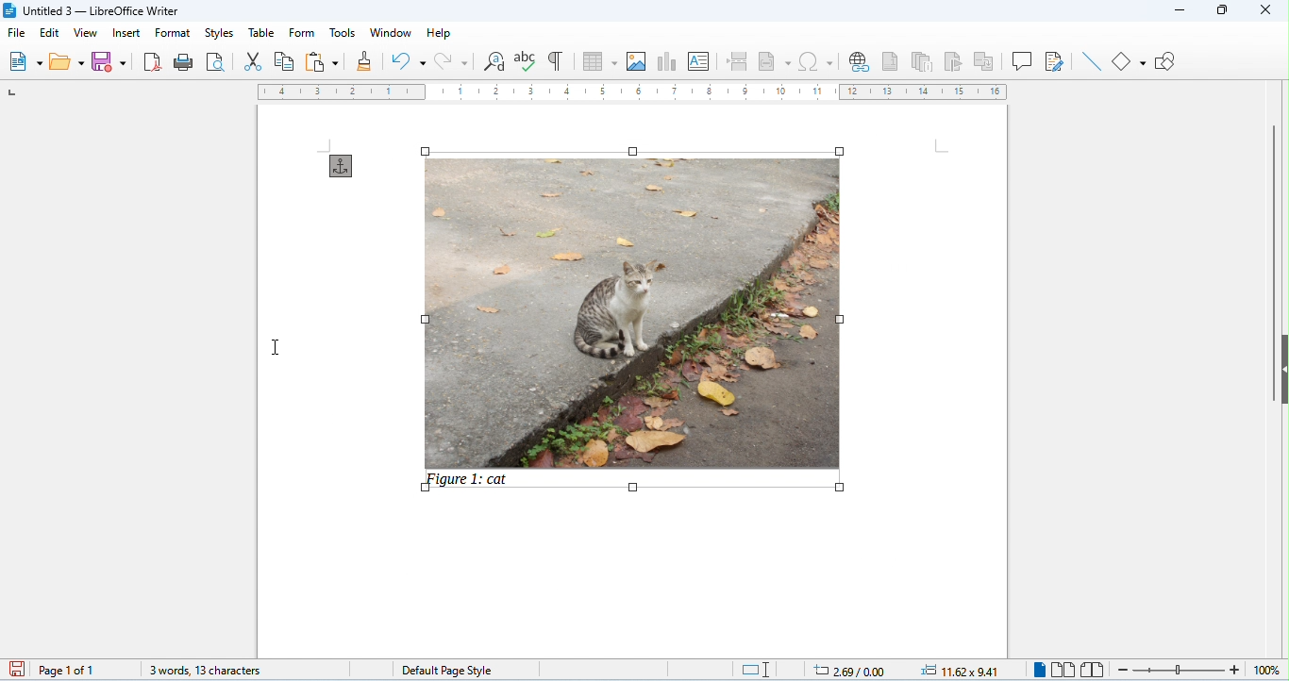 The image size is (1289, 681). I want to click on table, so click(601, 62).